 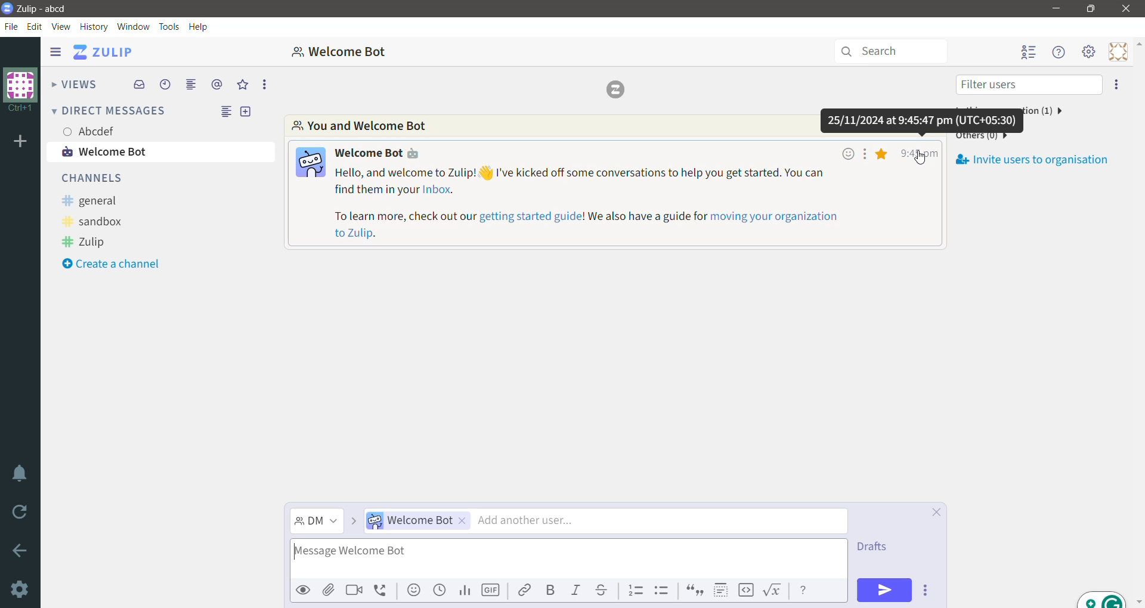 What do you see at coordinates (552, 591) in the screenshot?
I see `Bold` at bounding box center [552, 591].